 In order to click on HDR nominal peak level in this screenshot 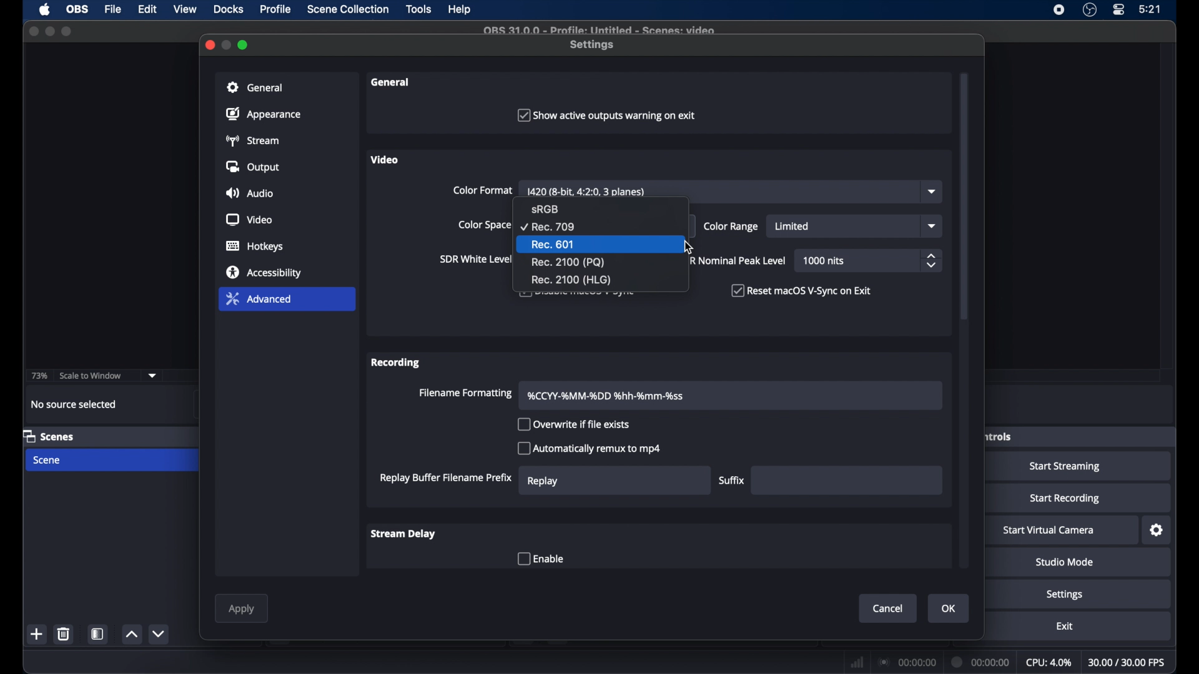, I will do `click(738, 260)`.